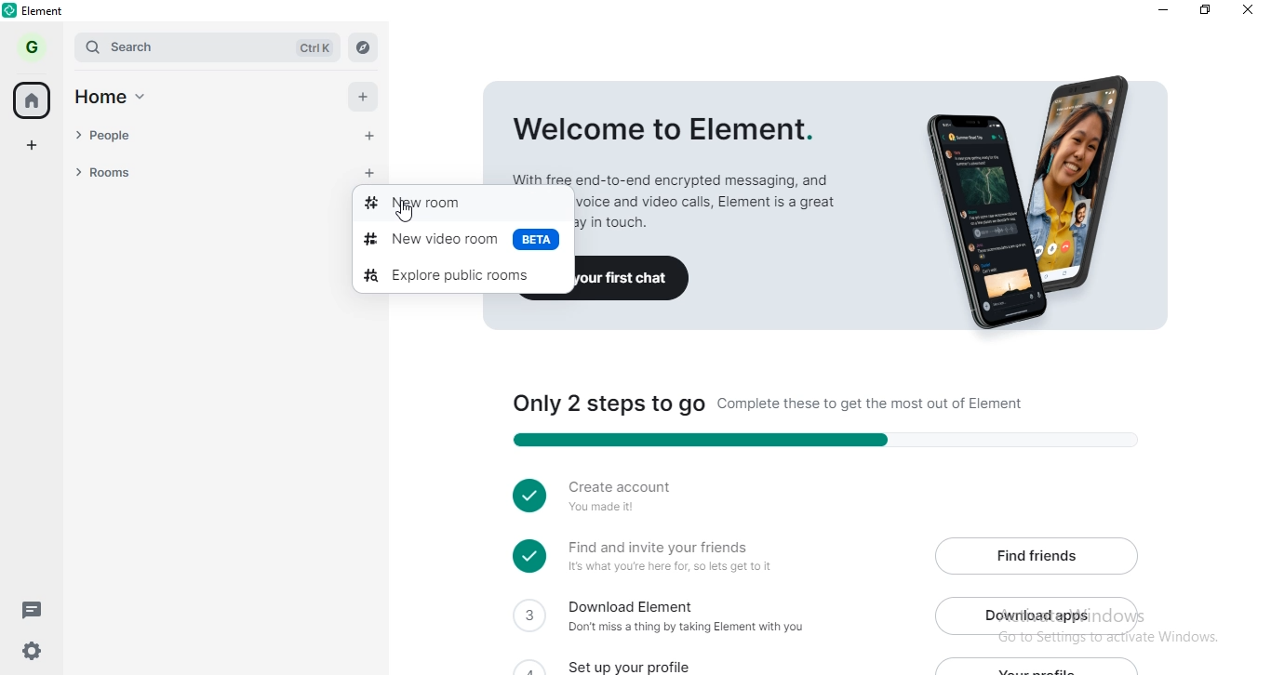  I want to click on download elements, so click(672, 619).